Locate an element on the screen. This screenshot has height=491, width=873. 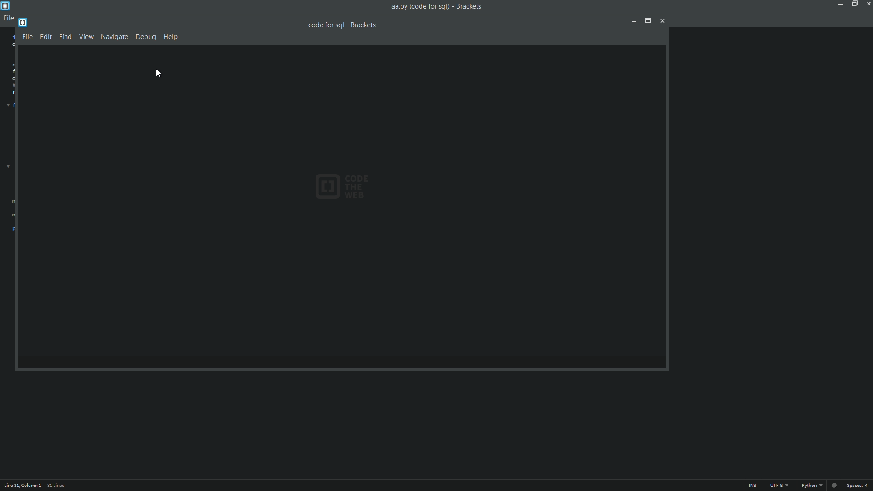
View is located at coordinates (87, 36).